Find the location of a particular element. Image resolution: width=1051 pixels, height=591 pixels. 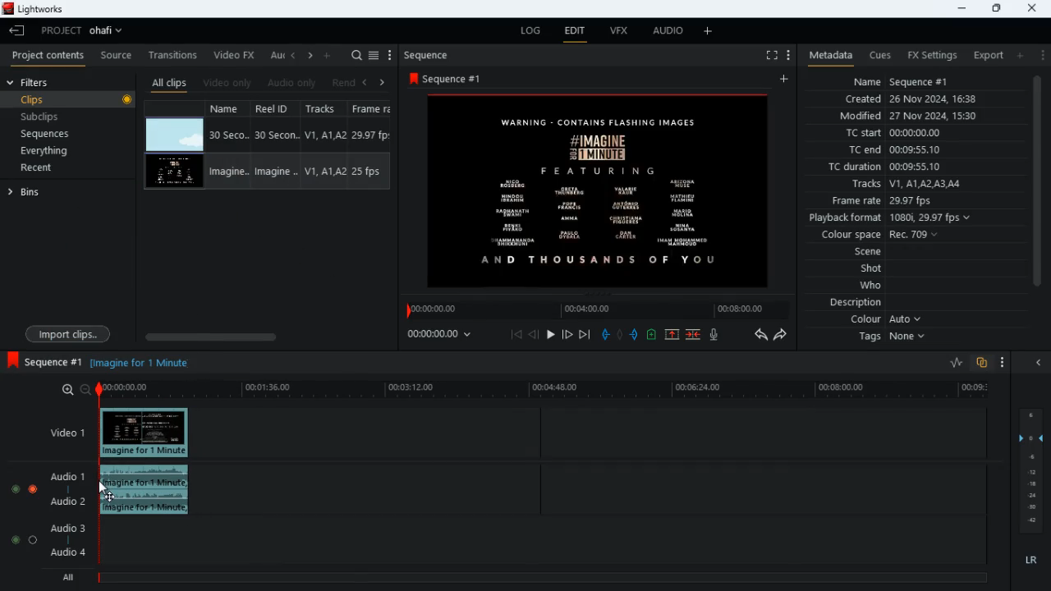

subclips is located at coordinates (42, 119).